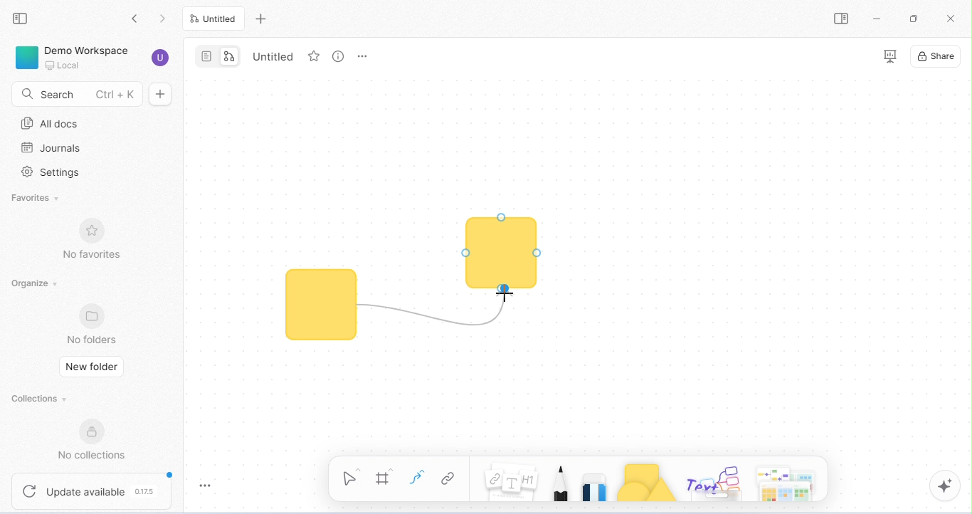 The width and height of the screenshot is (972, 514). I want to click on page mode, so click(206, 56).